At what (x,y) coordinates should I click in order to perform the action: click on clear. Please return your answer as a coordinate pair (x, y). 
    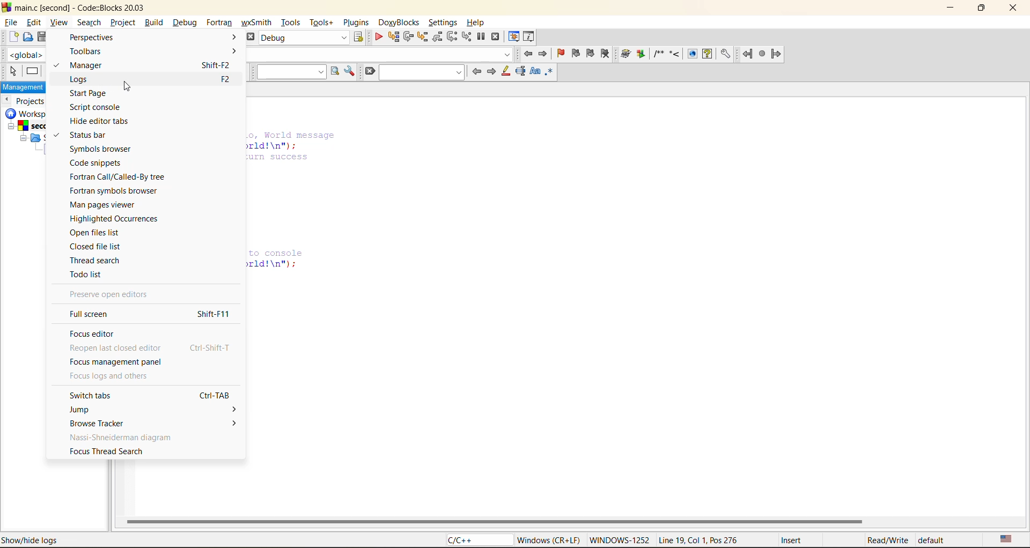
    Looking at the image, I should click on (367, 72).